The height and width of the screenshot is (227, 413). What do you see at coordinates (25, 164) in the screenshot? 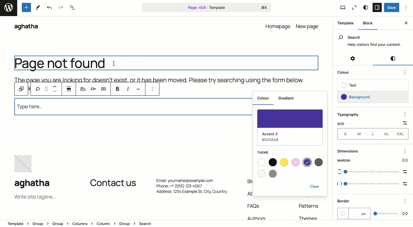
I see `image placeholder` at bounding box center [25, 164].